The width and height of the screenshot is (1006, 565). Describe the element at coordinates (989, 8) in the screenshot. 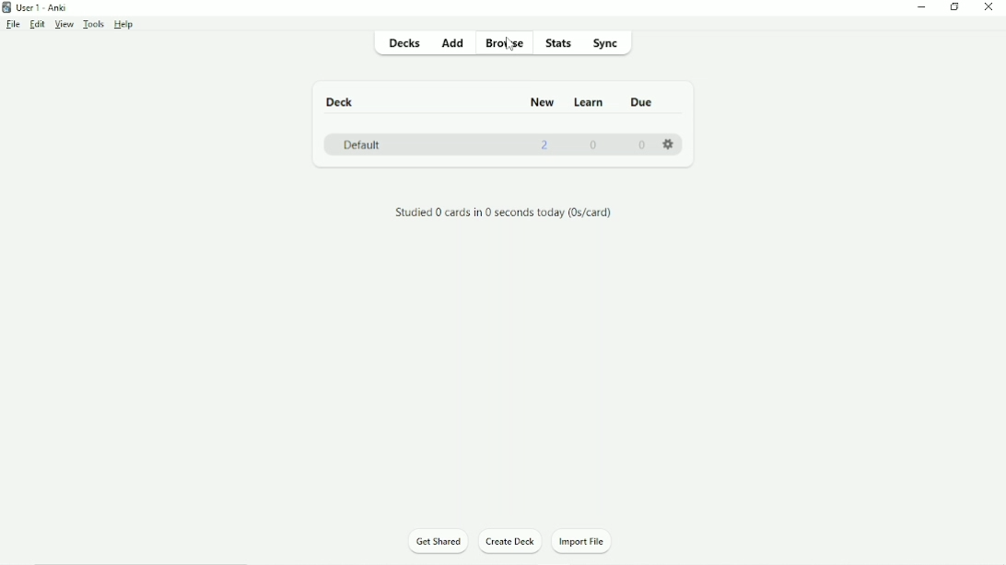

I see `Close` at that location.